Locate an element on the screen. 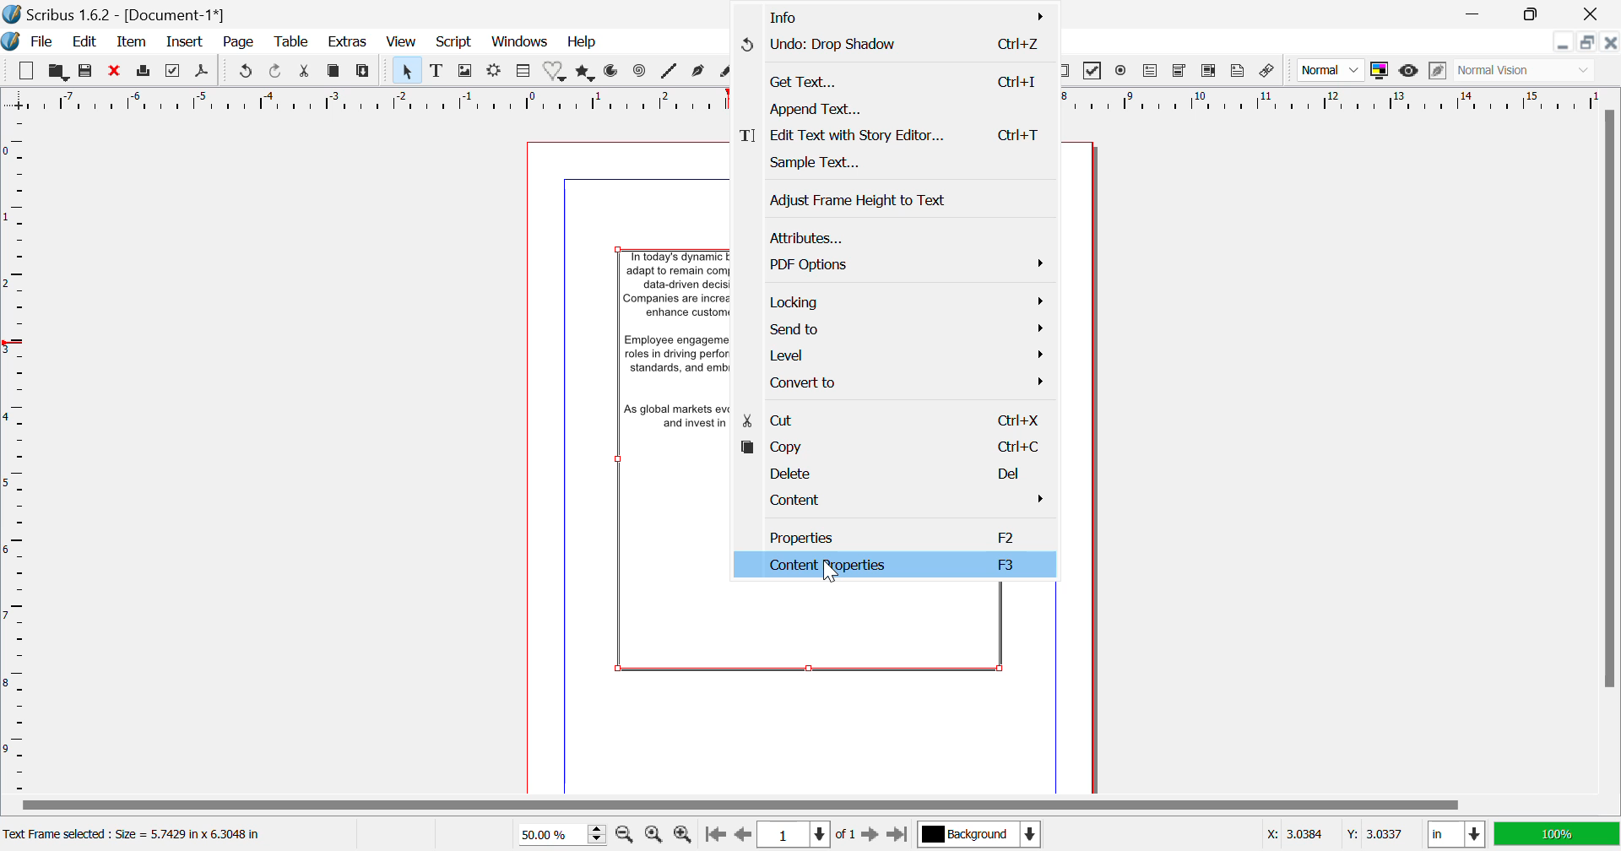 Image resolution: width=1621 pixels, height=851 pixels. Sample Text is located at coordinates (902, 165).